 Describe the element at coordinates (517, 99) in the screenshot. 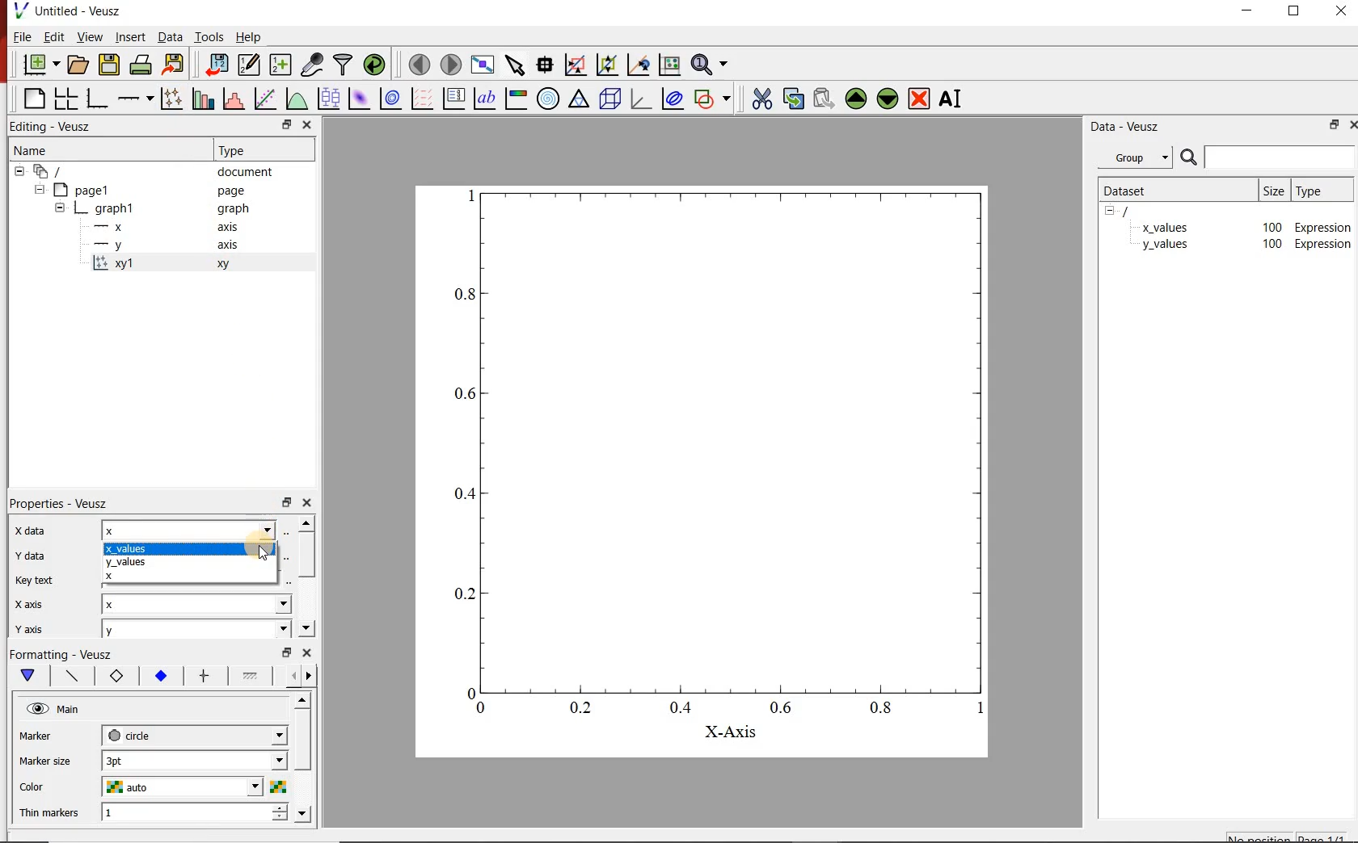

I see `image color bar` at that location.